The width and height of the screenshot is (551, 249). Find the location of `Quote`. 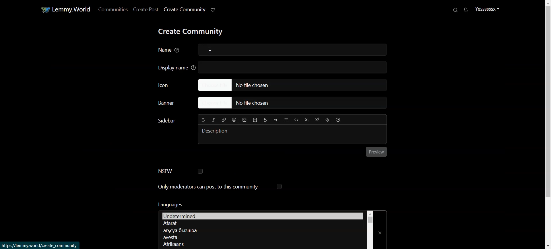

Quote is located at coordinates (276, 120).